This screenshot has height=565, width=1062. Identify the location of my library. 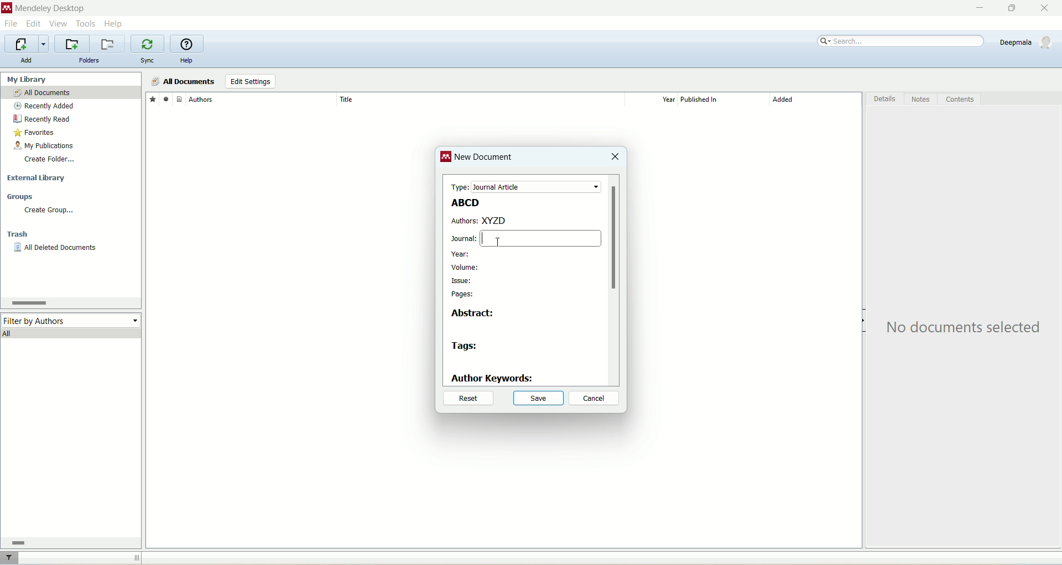
(28, 79).